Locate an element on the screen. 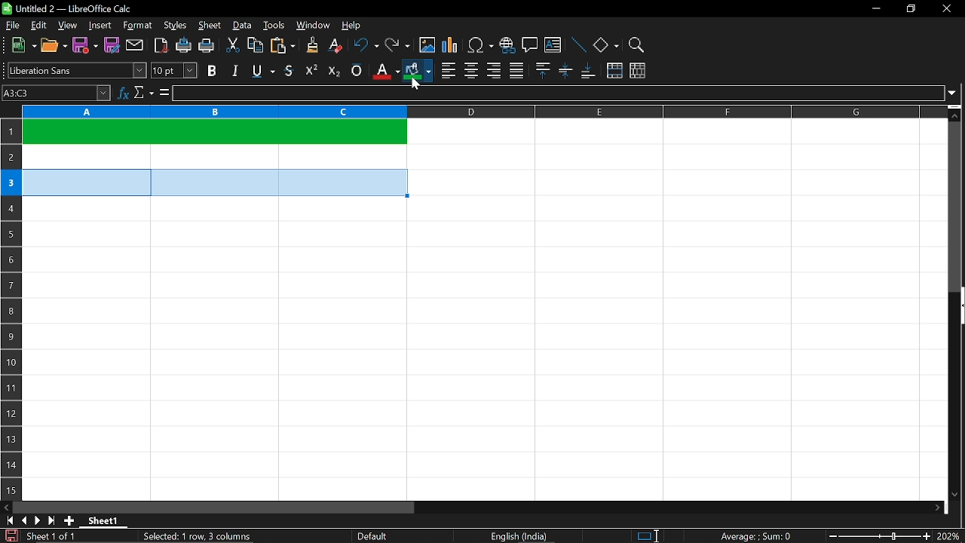 The width and height of the screenshot is (965, 543). Name box is located at coordinates (57, 94).